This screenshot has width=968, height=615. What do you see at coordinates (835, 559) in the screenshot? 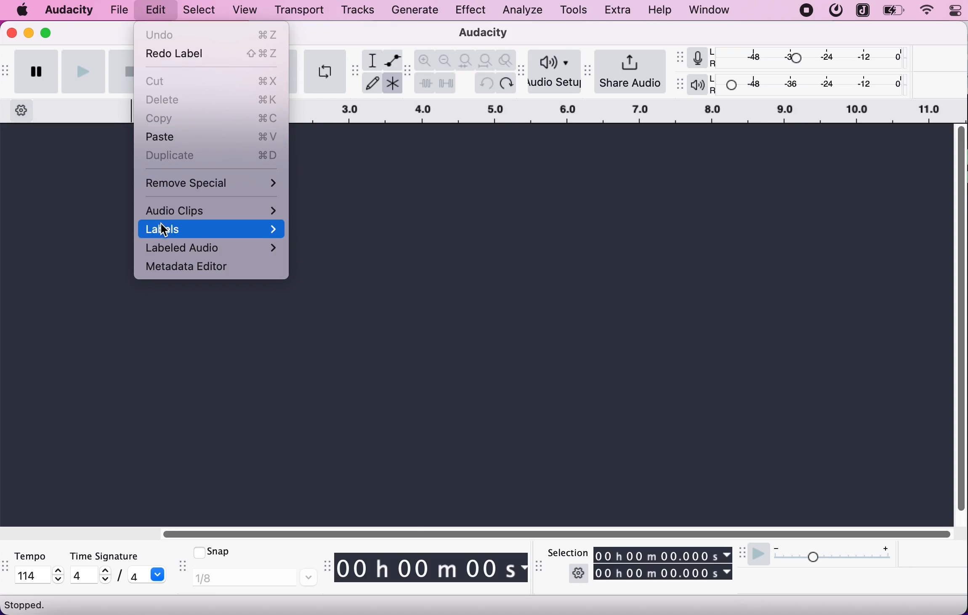
I see `playback speed` at bounding box center [835, 559].